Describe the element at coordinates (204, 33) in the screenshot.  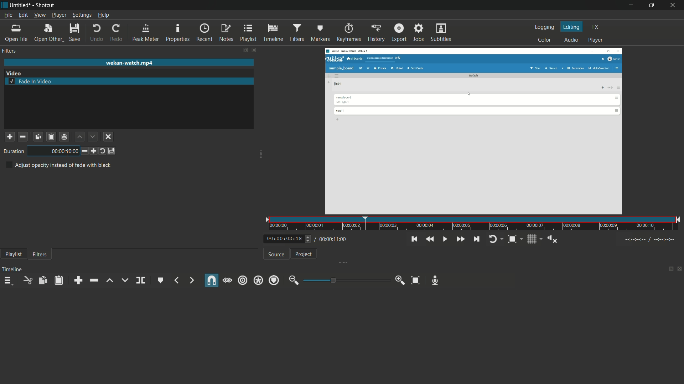
I see `recent` at that location.